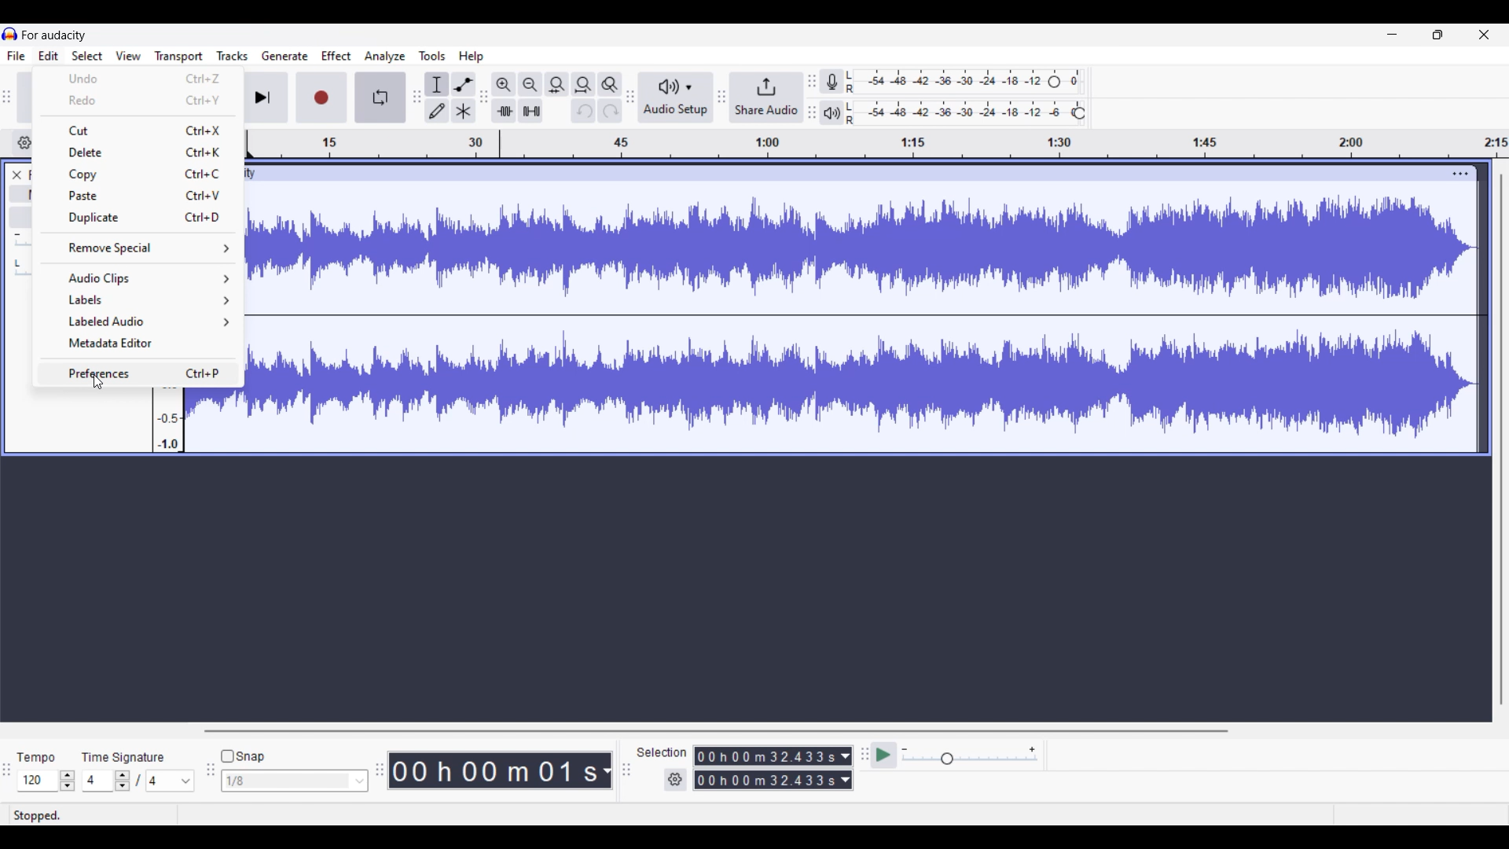 This screenshot has height=849, width=1509. Describe the element at coordinates (767, 97) in the screenshot. I see `Share audio` at that location.